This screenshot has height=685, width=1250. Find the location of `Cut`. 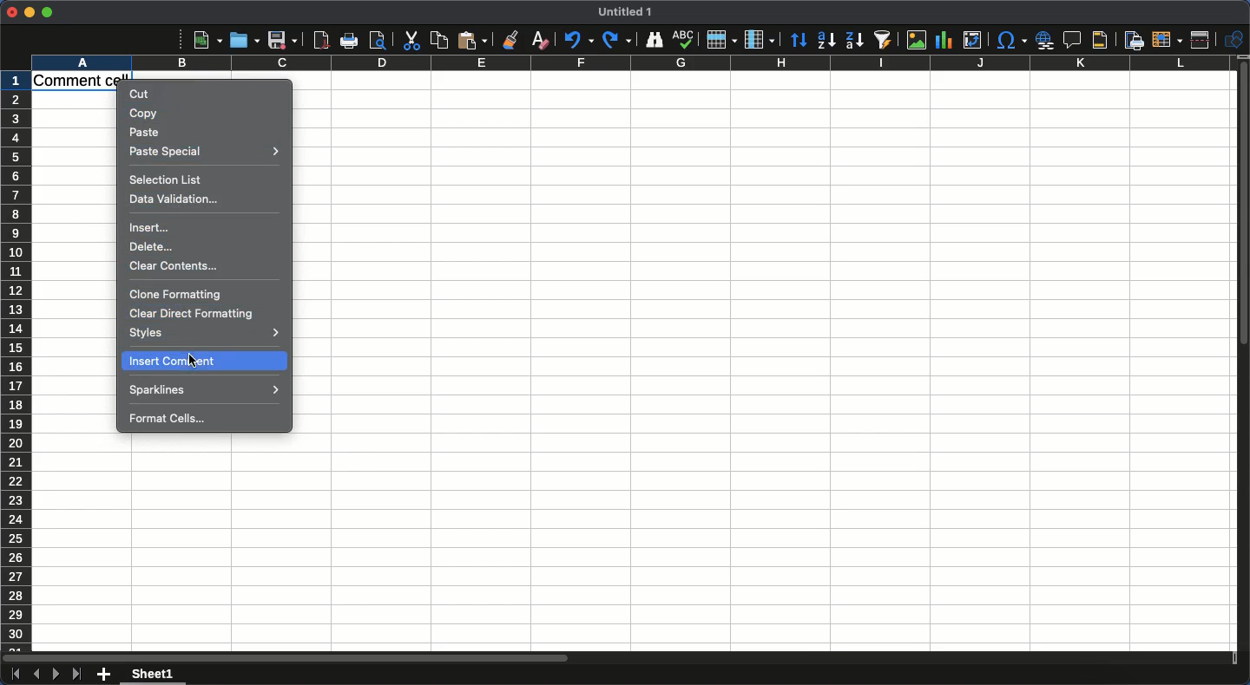

Cut is located at coordinates (147, 92).